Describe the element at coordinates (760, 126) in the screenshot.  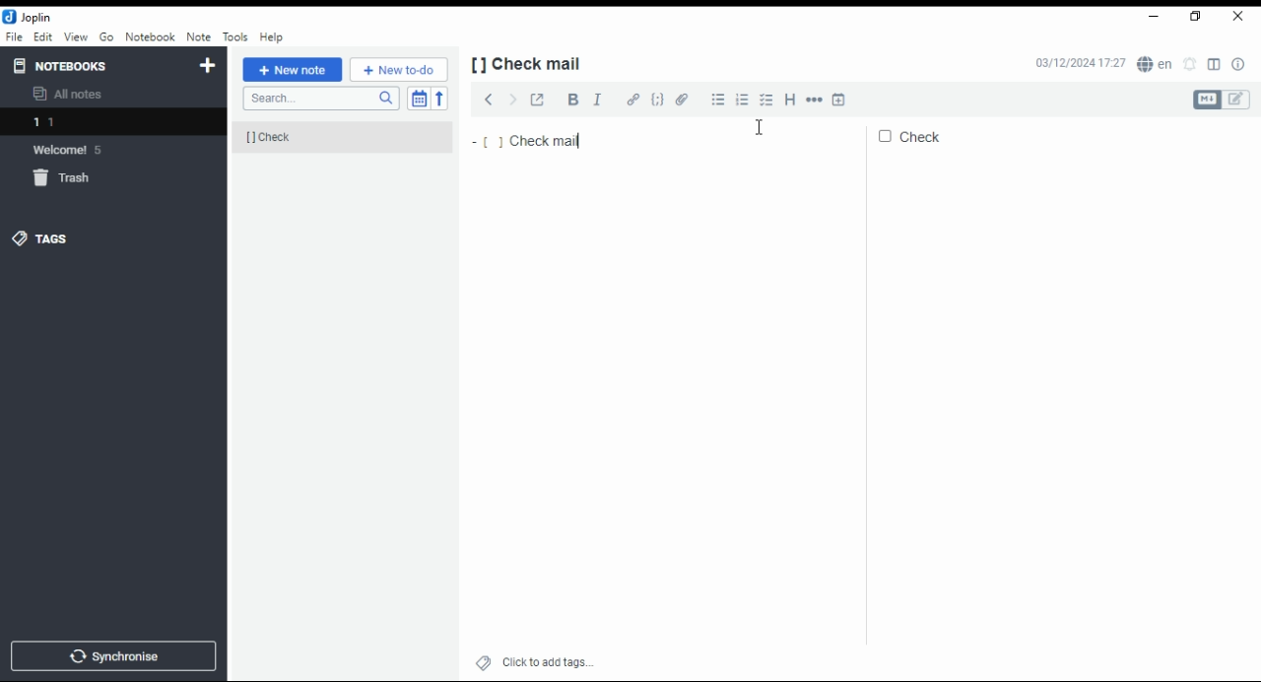
I see `mouse pointer` at that location.